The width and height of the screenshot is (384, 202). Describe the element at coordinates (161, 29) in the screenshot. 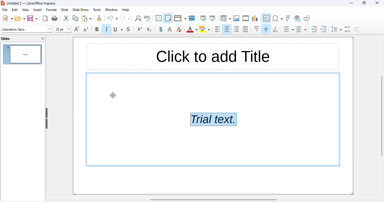

I see `toggle shadow` at that location.